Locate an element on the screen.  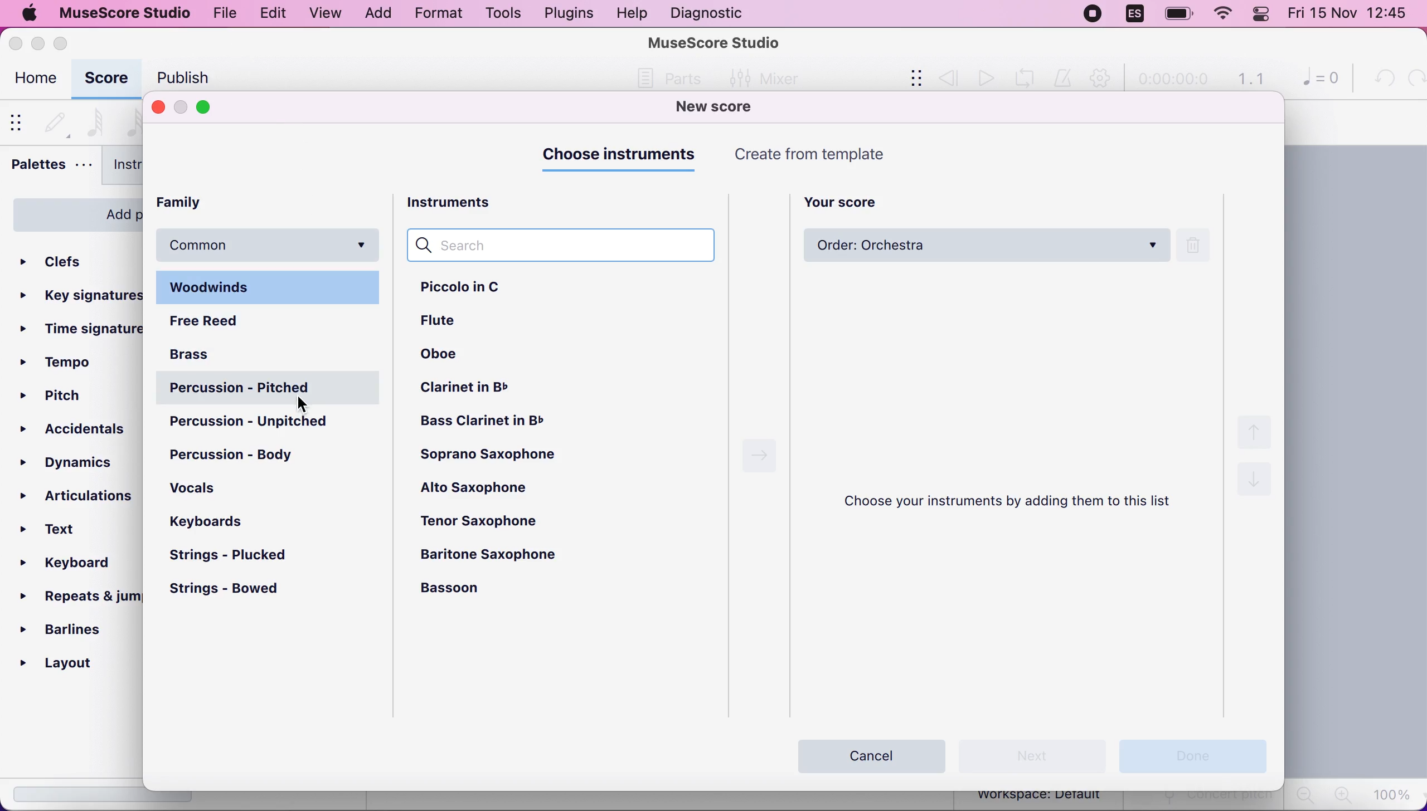
repeats and jumps is located at coordinates (77, 596).